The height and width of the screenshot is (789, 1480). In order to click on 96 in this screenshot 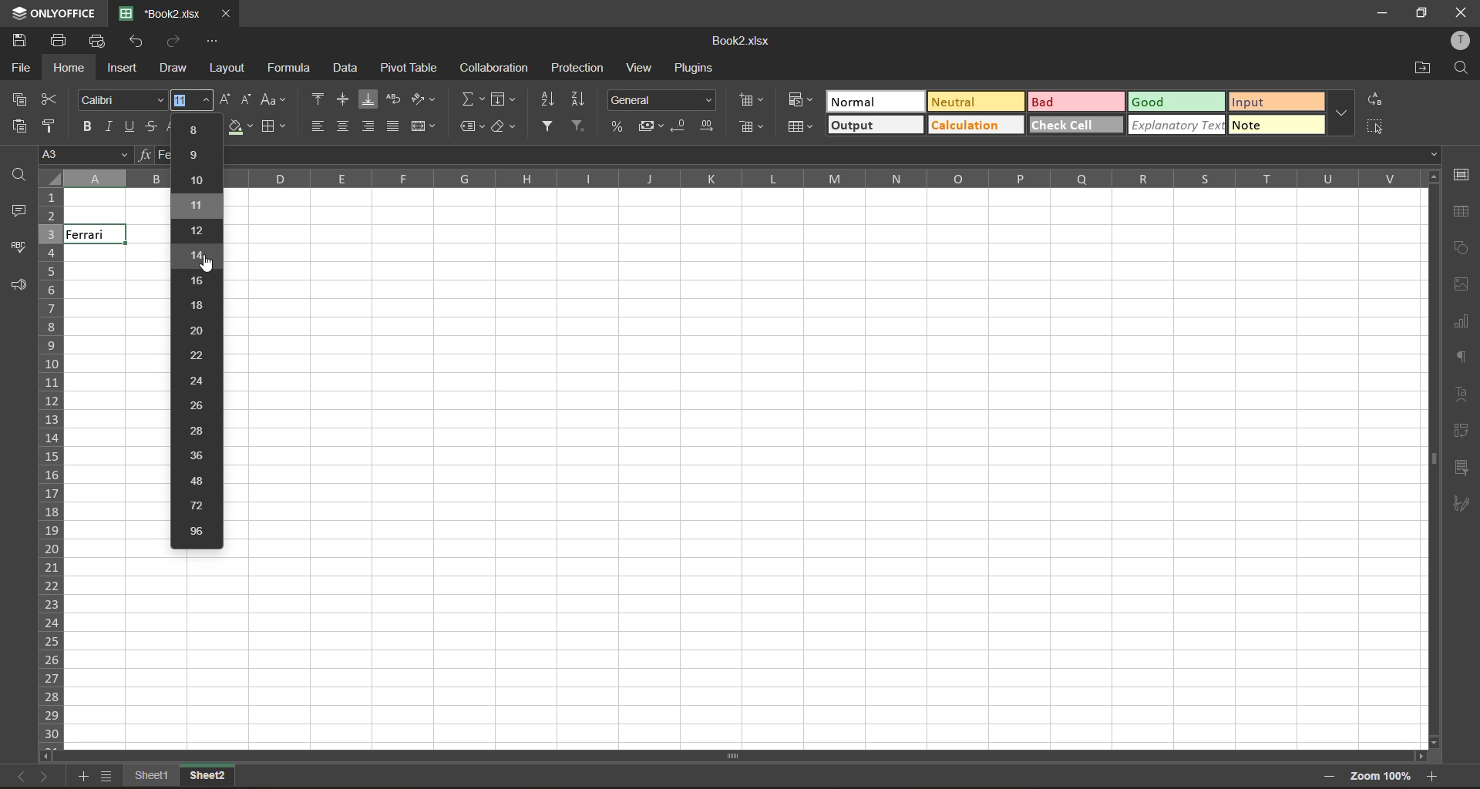, I will do `click(198, 531)`.